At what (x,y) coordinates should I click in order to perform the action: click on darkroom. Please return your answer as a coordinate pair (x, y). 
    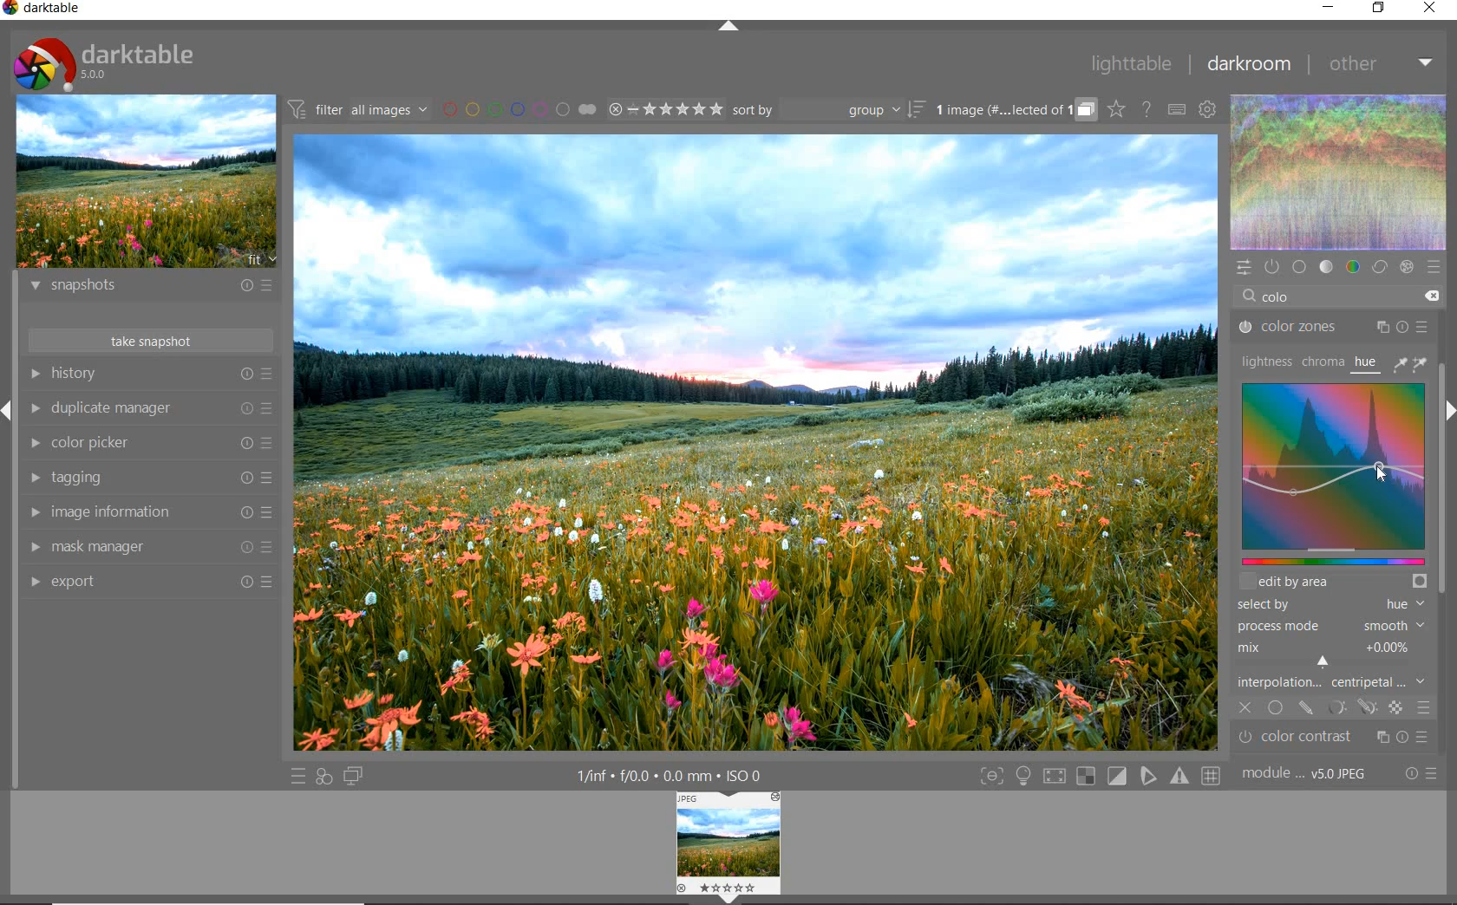
    Looking at the image, I should click on (1251, 65).